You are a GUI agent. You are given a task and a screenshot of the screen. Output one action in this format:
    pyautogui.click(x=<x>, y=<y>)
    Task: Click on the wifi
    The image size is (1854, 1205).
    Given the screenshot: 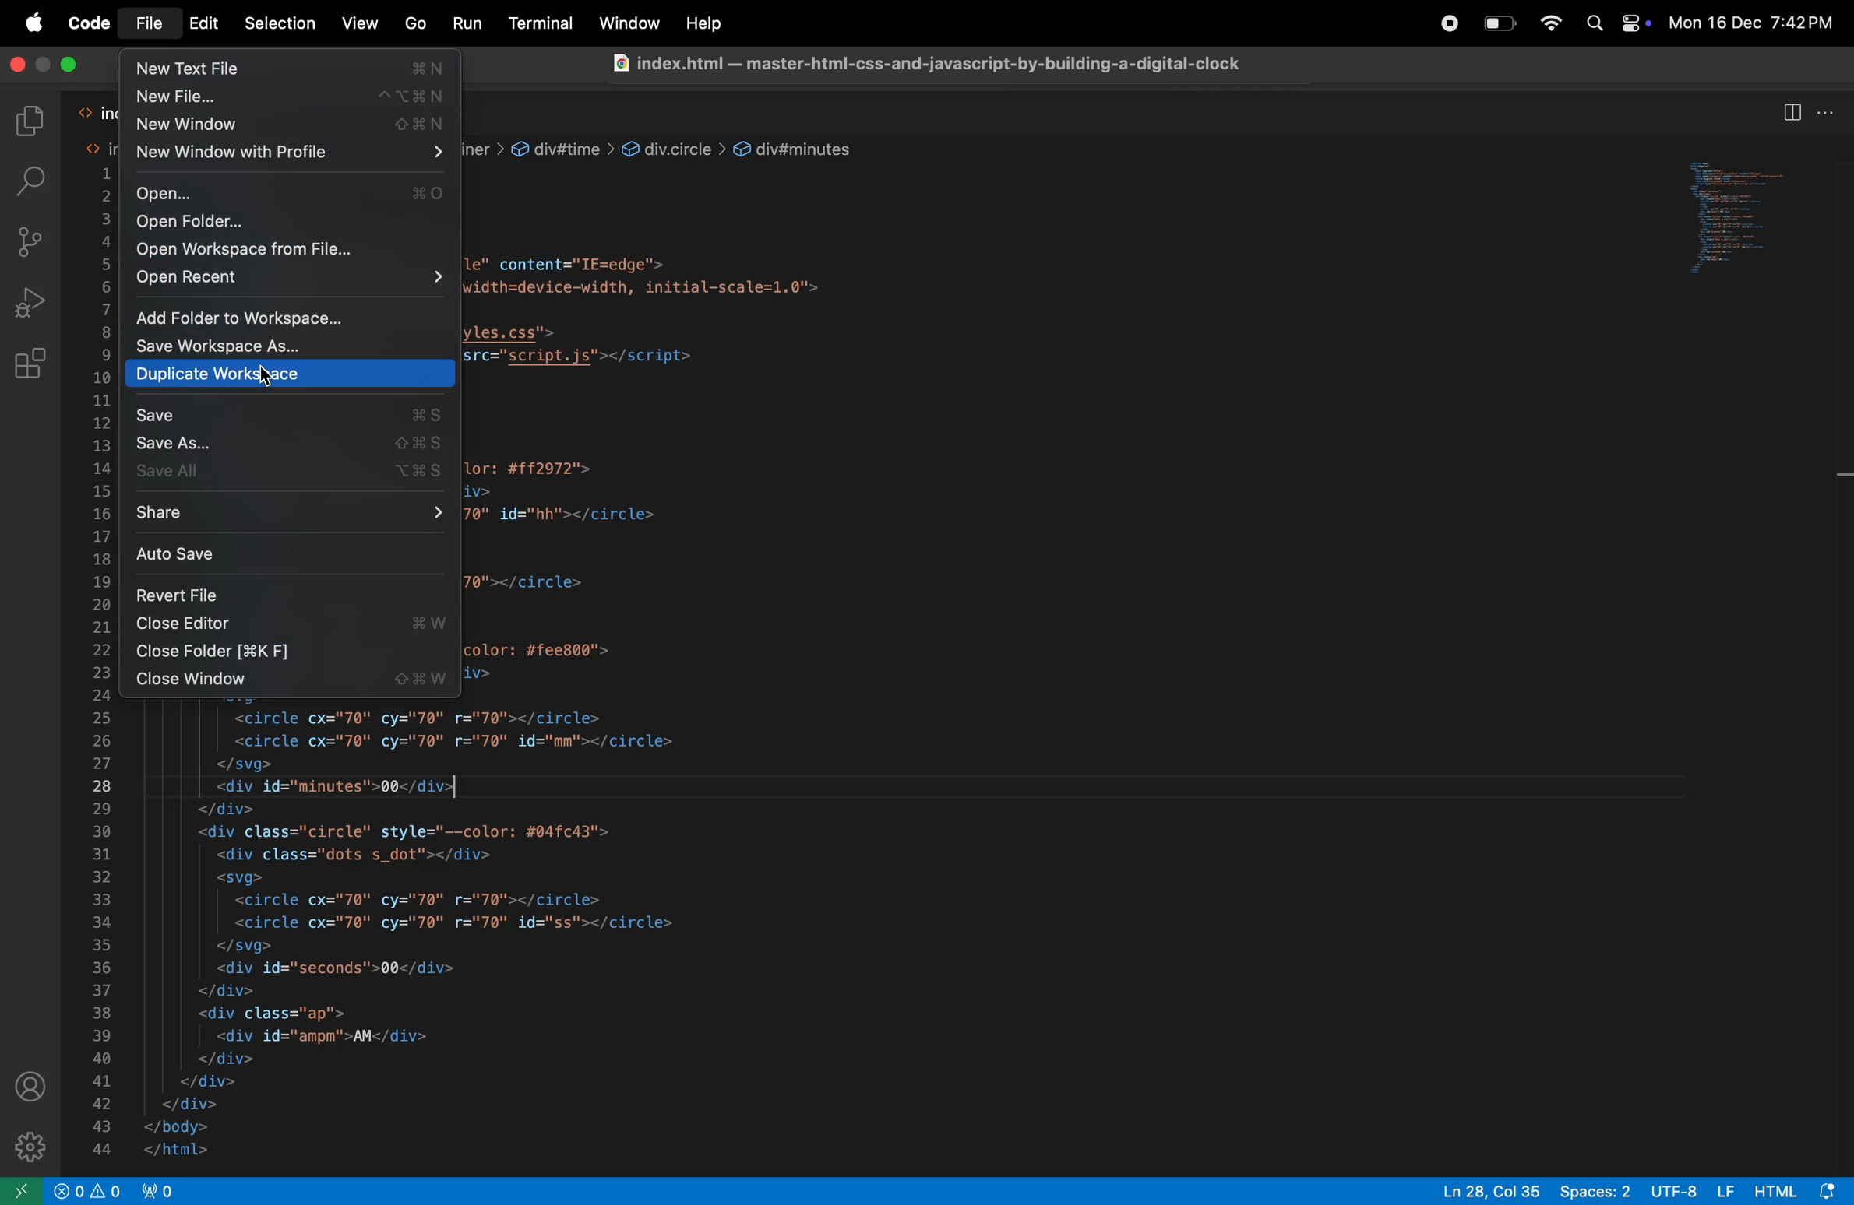 What is the action you would take?
    pyautogui.click(x=1549, y=25)
    